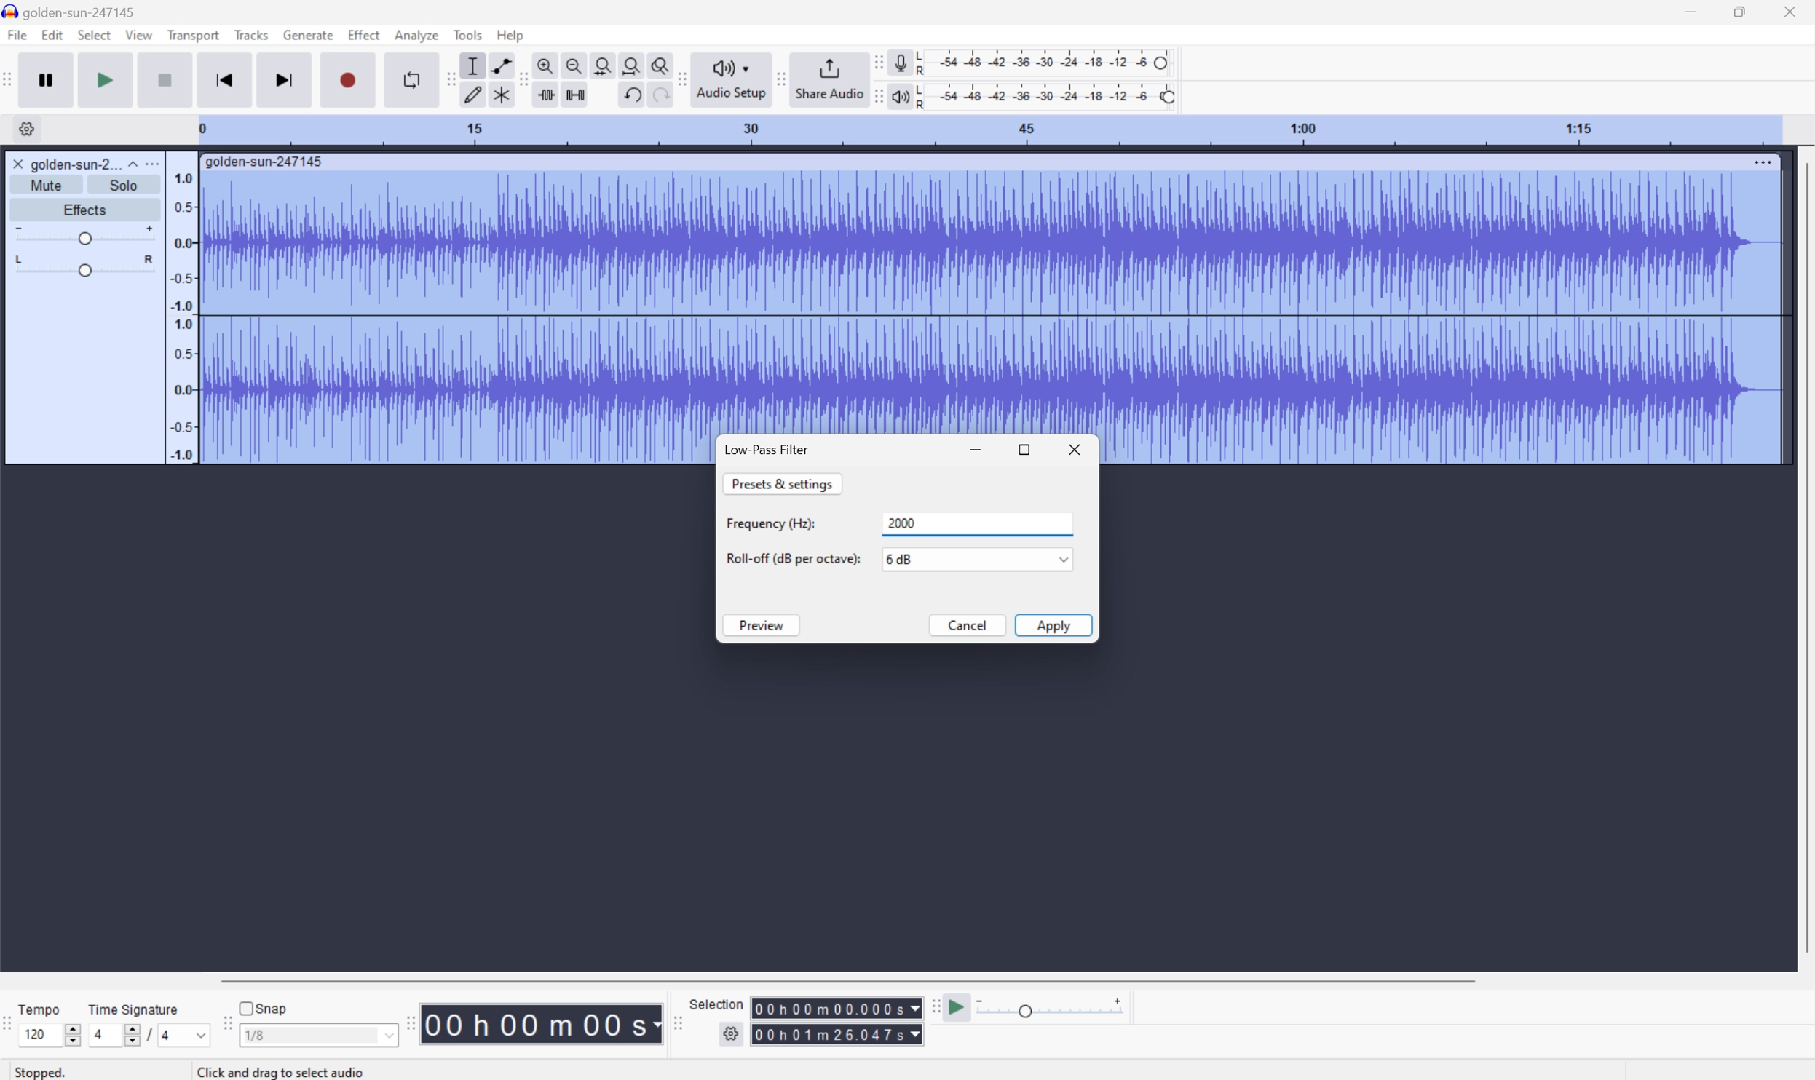  Describe the element at coordinates (498, 98) in the screenshot. I see `Multi tool` at that location.